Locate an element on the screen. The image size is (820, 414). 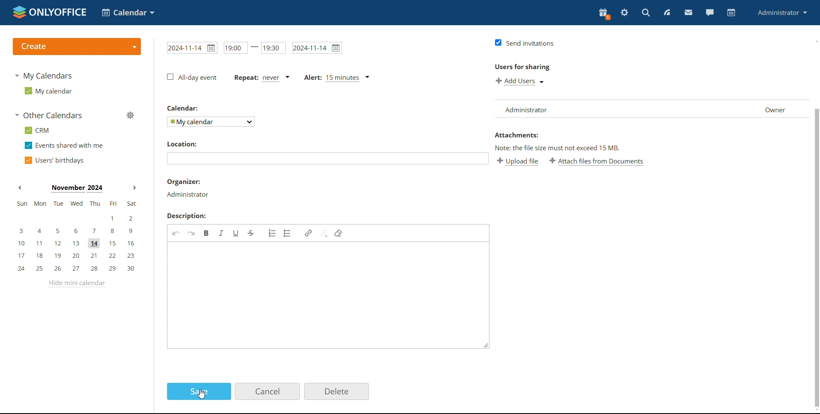
other calendars is located at coordinates (49, 115).